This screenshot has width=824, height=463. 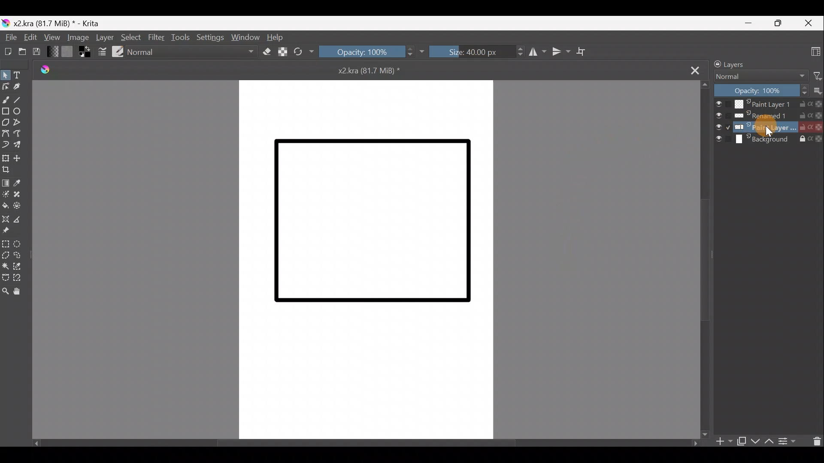 I want to click on Contiguous selection tool, so click(x=5, y=265).